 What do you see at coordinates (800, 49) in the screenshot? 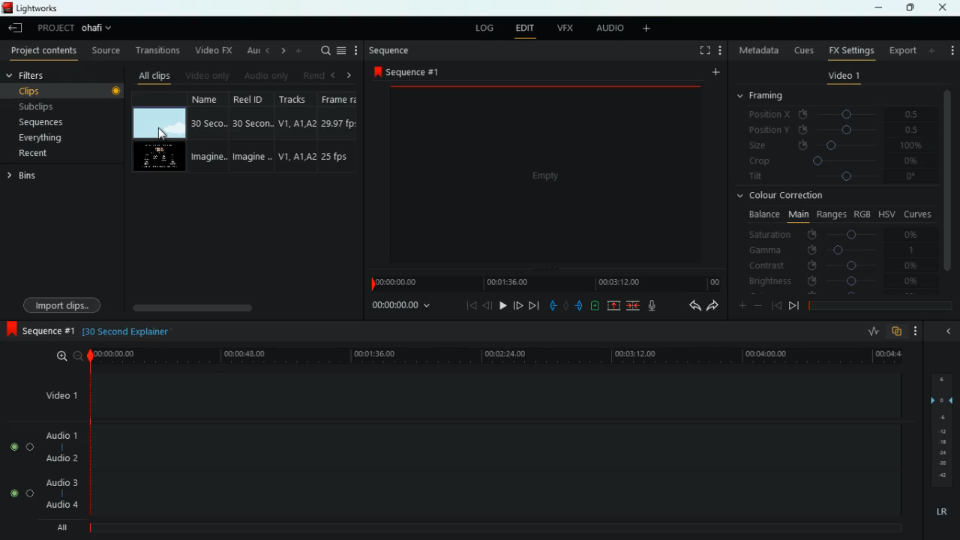
I see `cues` at bounding box center [800, 49].